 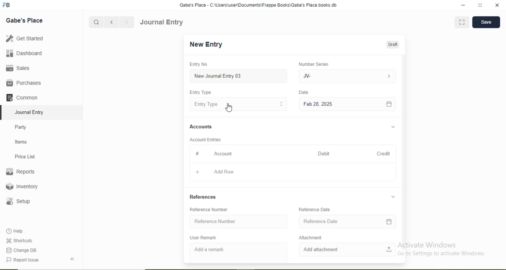 I want to click on Report Issue, so click(x=22, y=260).